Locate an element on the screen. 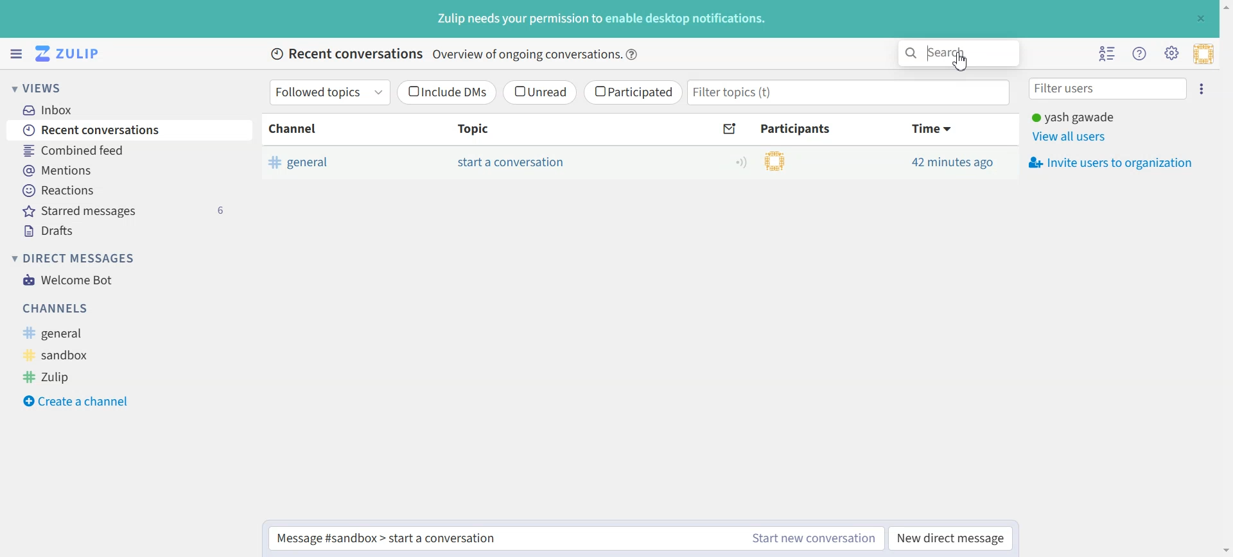  Welcome Bot is located at coordinates (68, 279).